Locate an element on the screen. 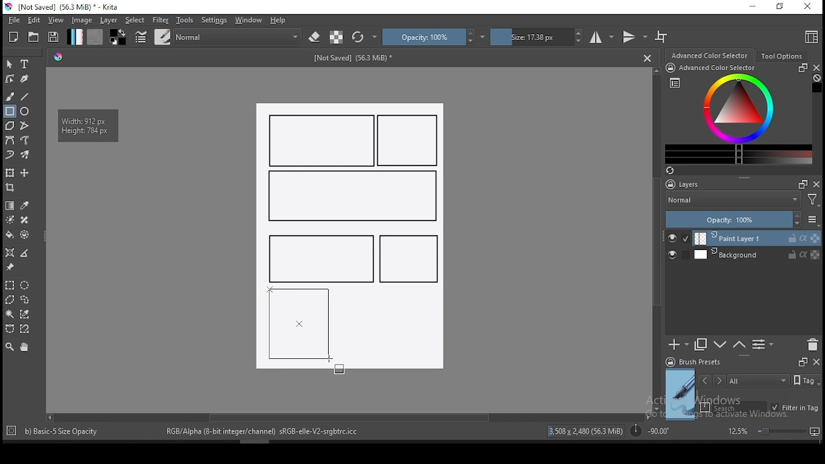 This screenshot has height=464, width=825. file is located at coordinates (14, 20).